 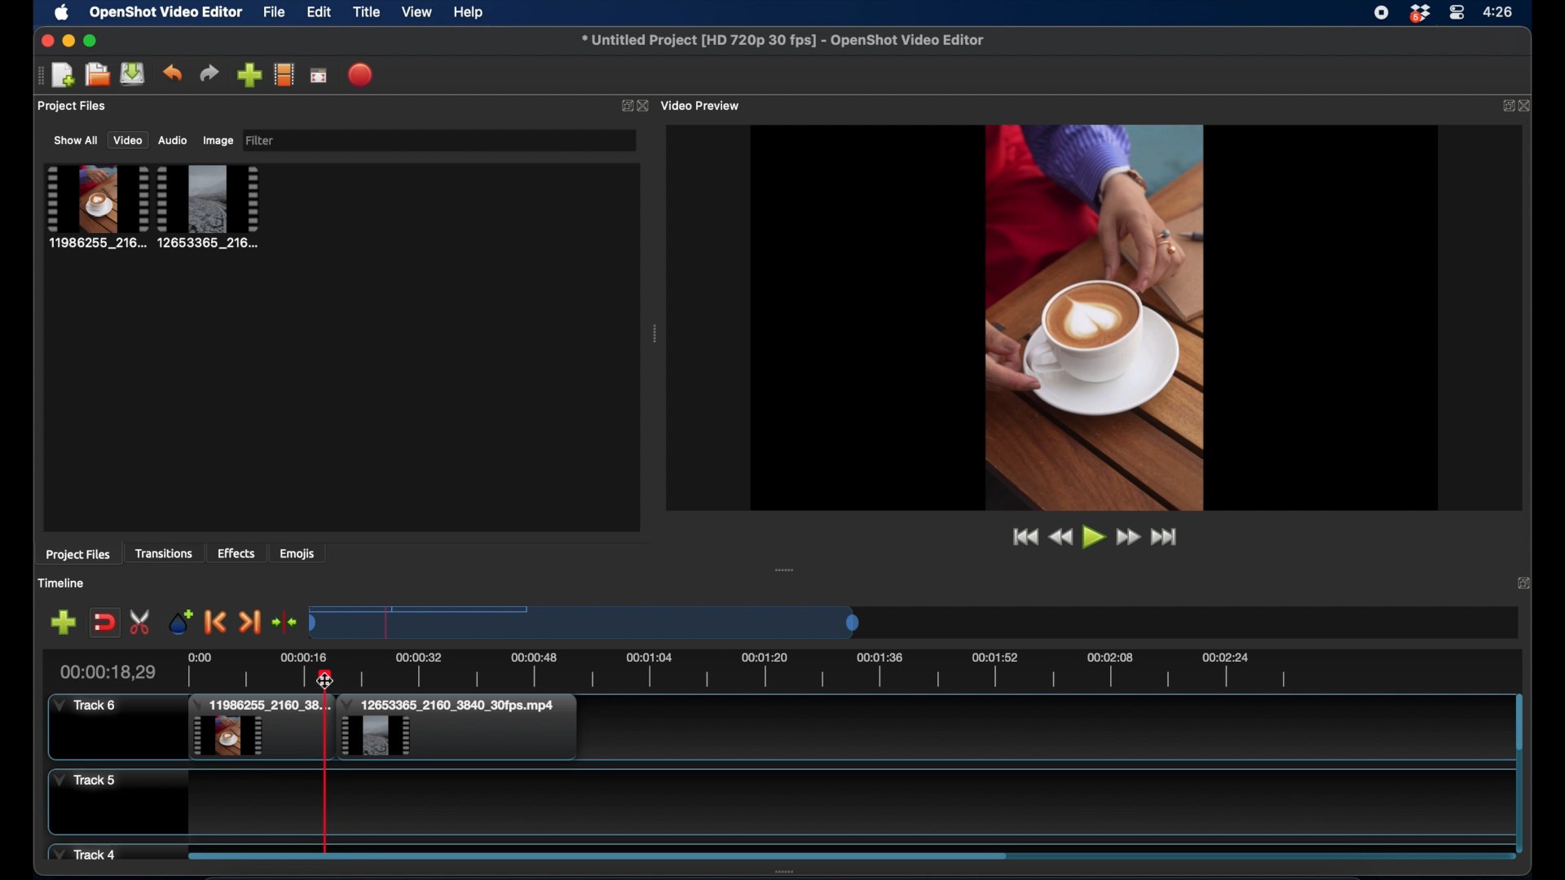 I want to click on project files, so click(x=73, y=107).